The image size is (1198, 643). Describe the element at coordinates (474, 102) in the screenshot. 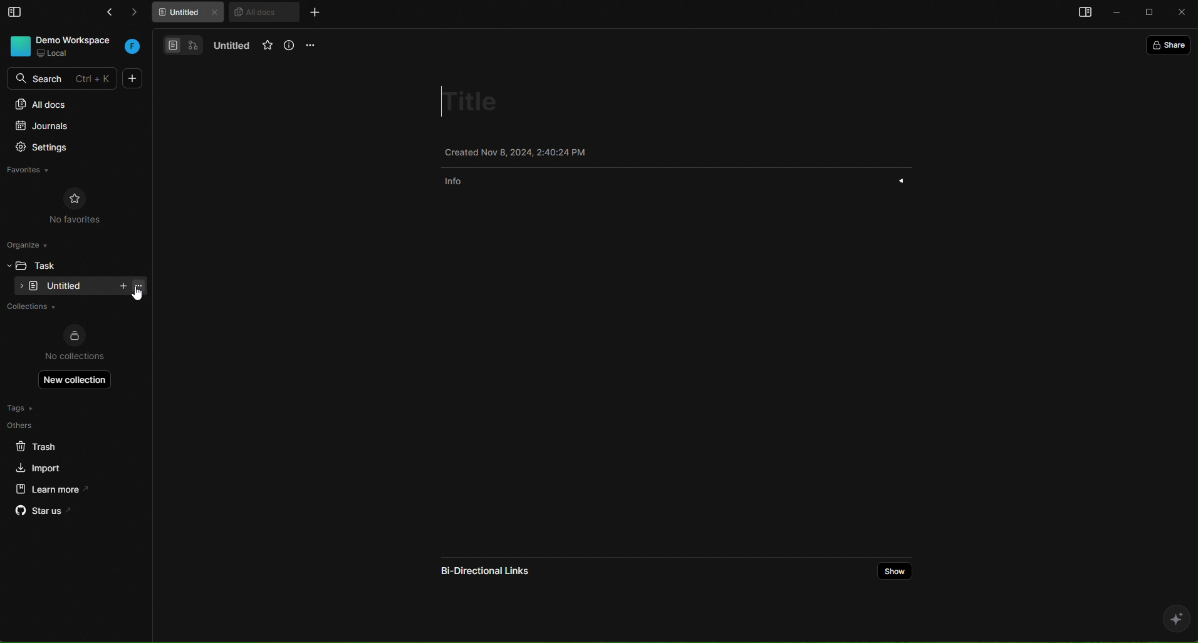

I see `title` at that location.